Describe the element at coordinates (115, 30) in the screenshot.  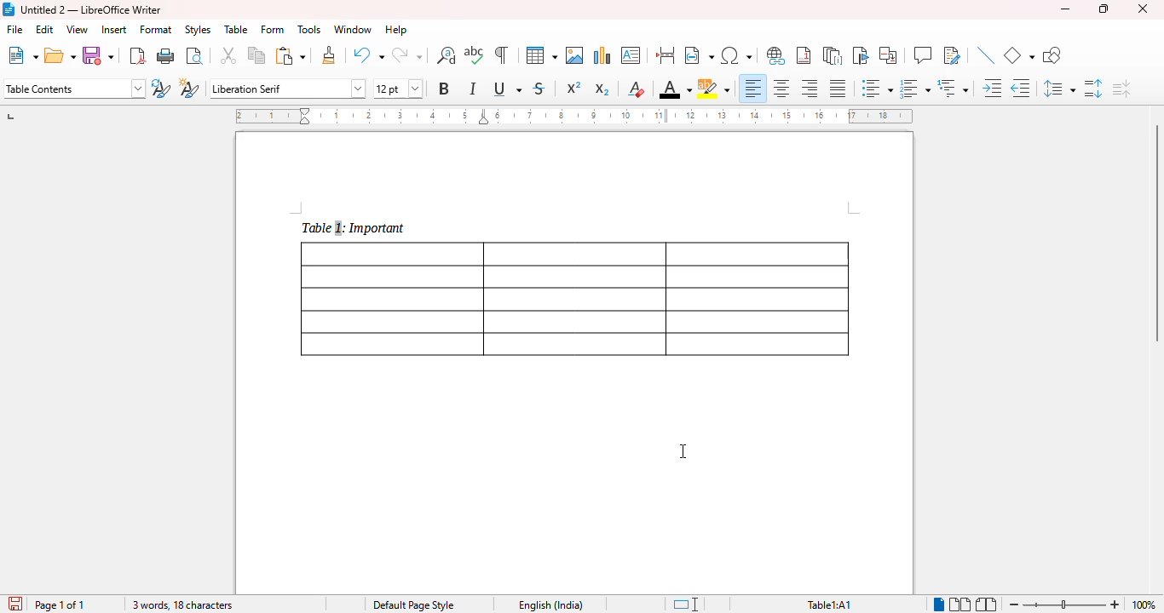
I see `insert` at that location.